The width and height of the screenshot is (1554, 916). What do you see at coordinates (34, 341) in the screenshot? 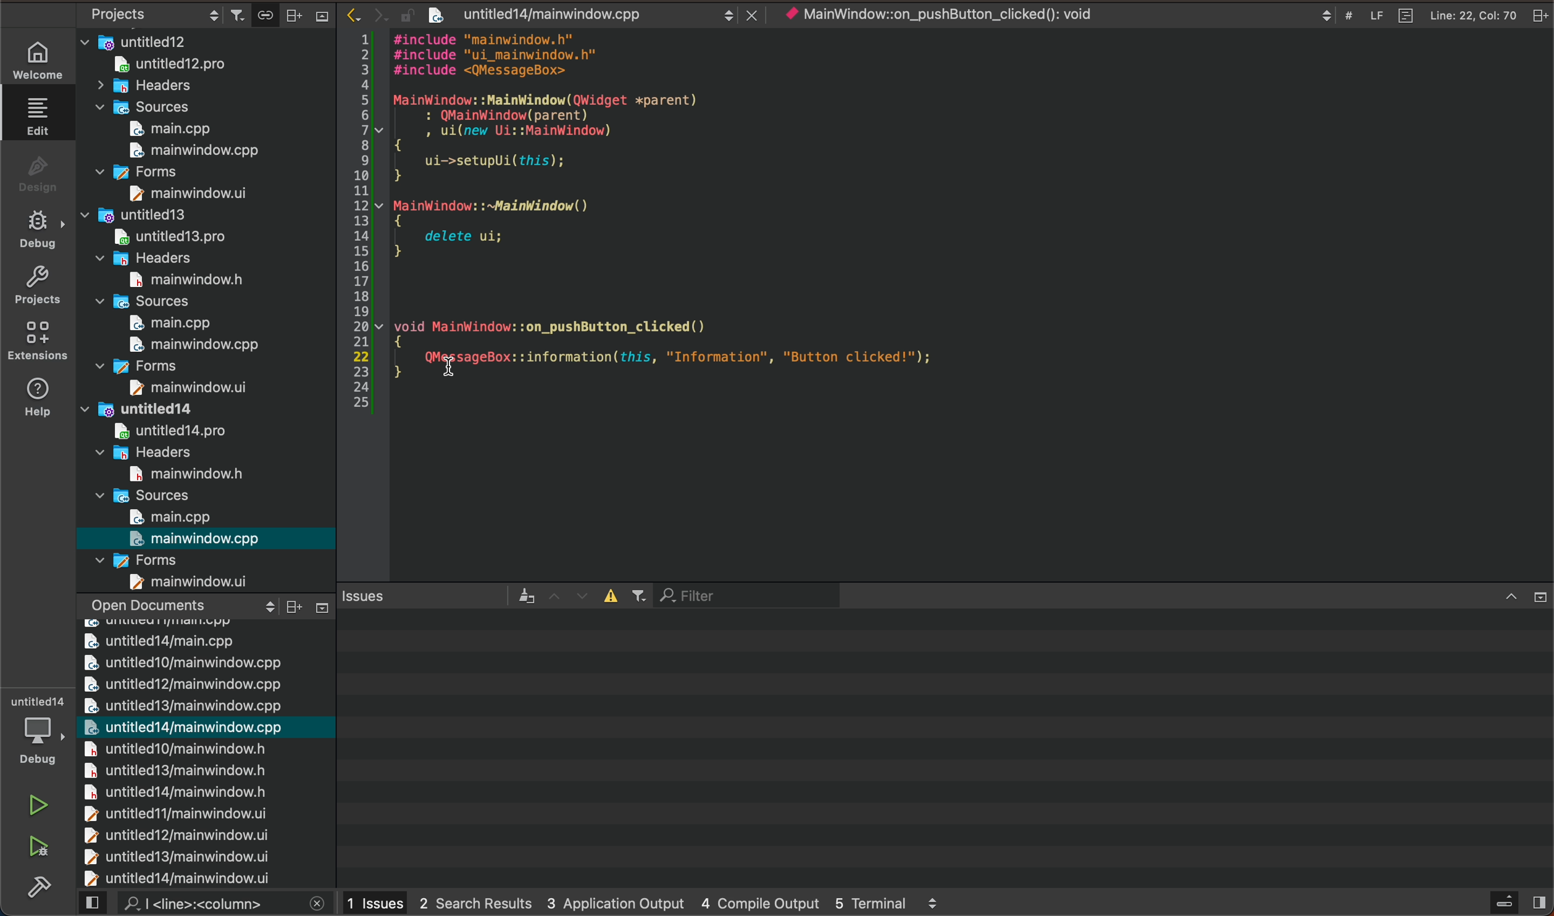
I see `Extensions` at bounding box center [34, 341].